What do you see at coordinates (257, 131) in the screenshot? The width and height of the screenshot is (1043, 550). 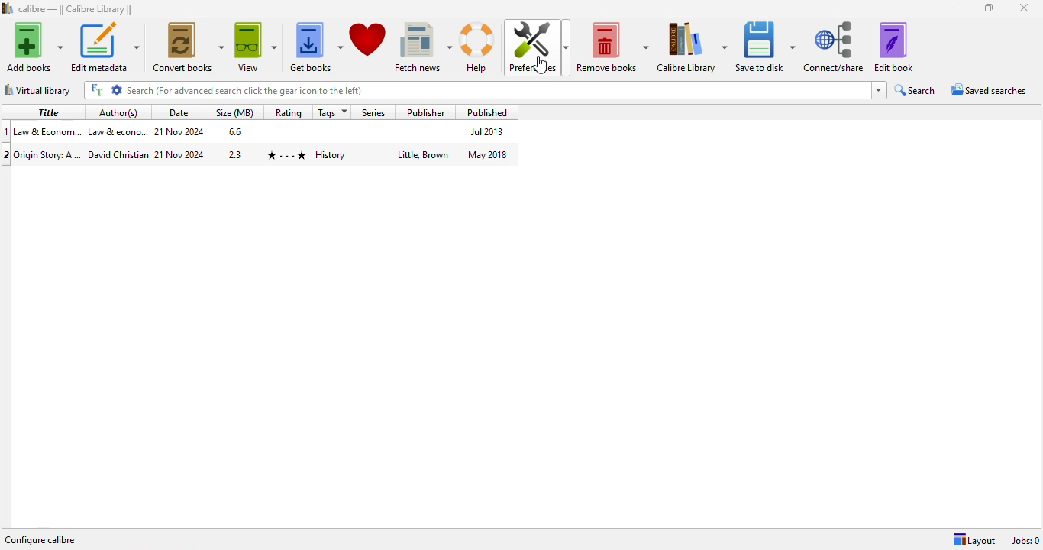 I see `book 1` at bounding box center [257, 131].